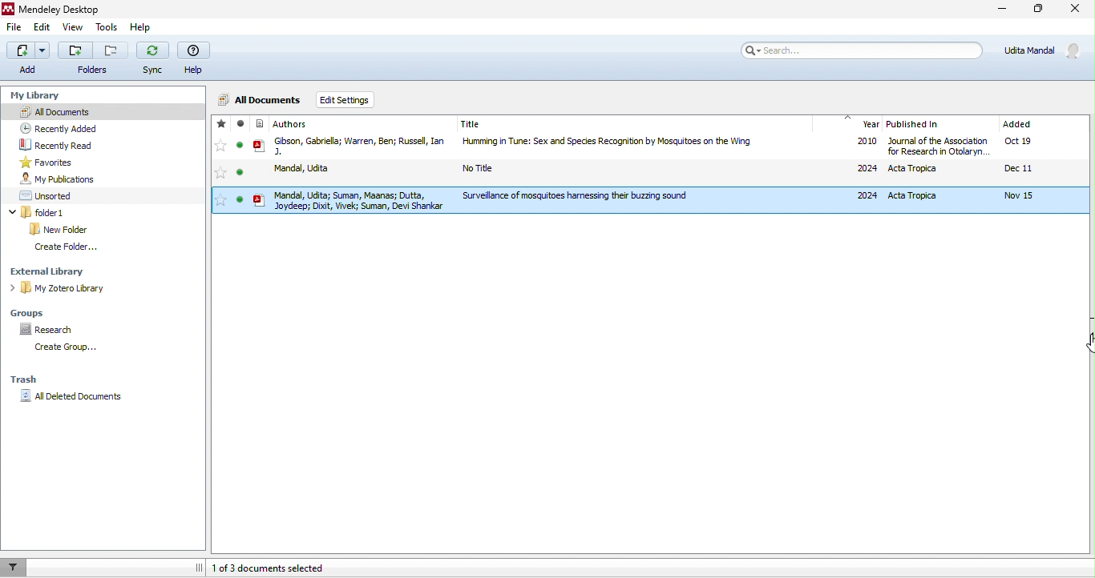 This screenshot has height=578, width=1095. What do you see at coordinates (637, 123) in the screenshot?
I see `2 Authors Title "Year Published In Added` at bounding box center [637, 123].